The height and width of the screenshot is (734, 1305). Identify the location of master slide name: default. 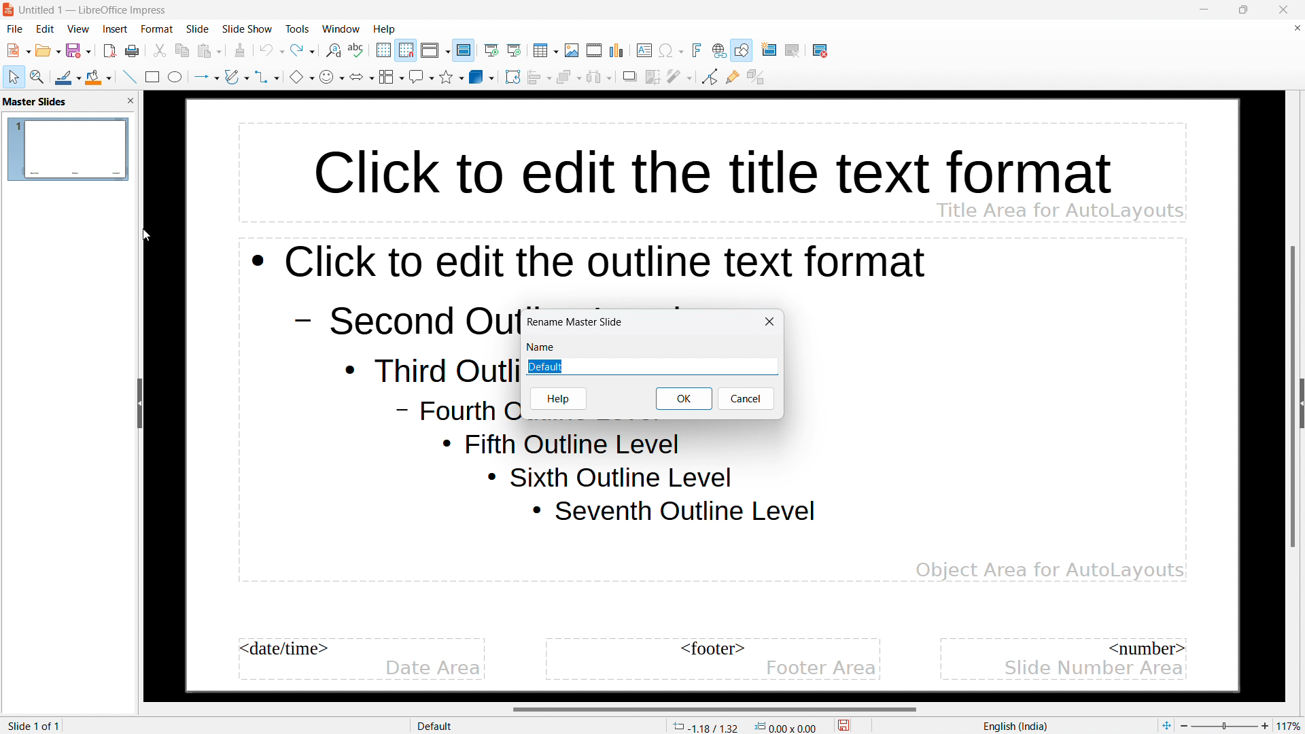
(67, 148).